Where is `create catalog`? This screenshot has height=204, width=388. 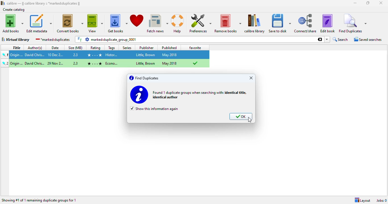 create catalog is located at coordinates (14, 10).